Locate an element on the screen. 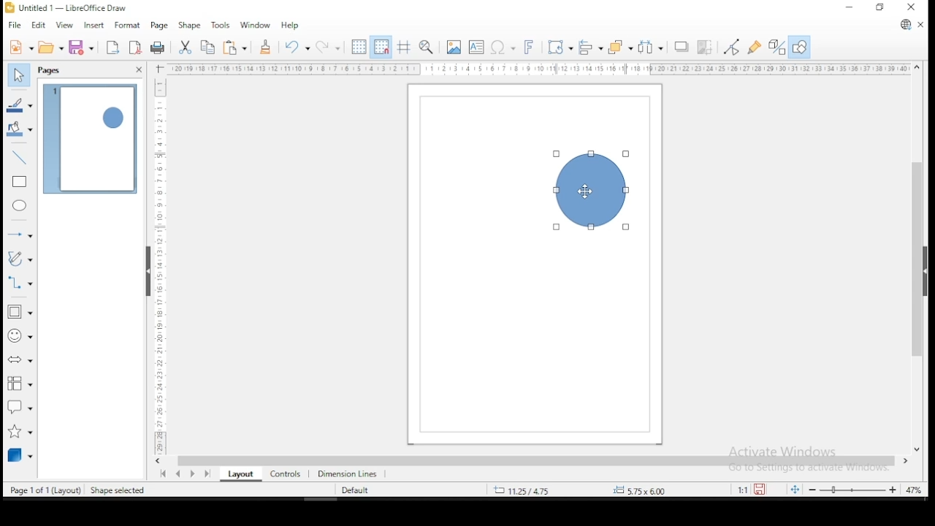  save is located at coordinates (81, 47).